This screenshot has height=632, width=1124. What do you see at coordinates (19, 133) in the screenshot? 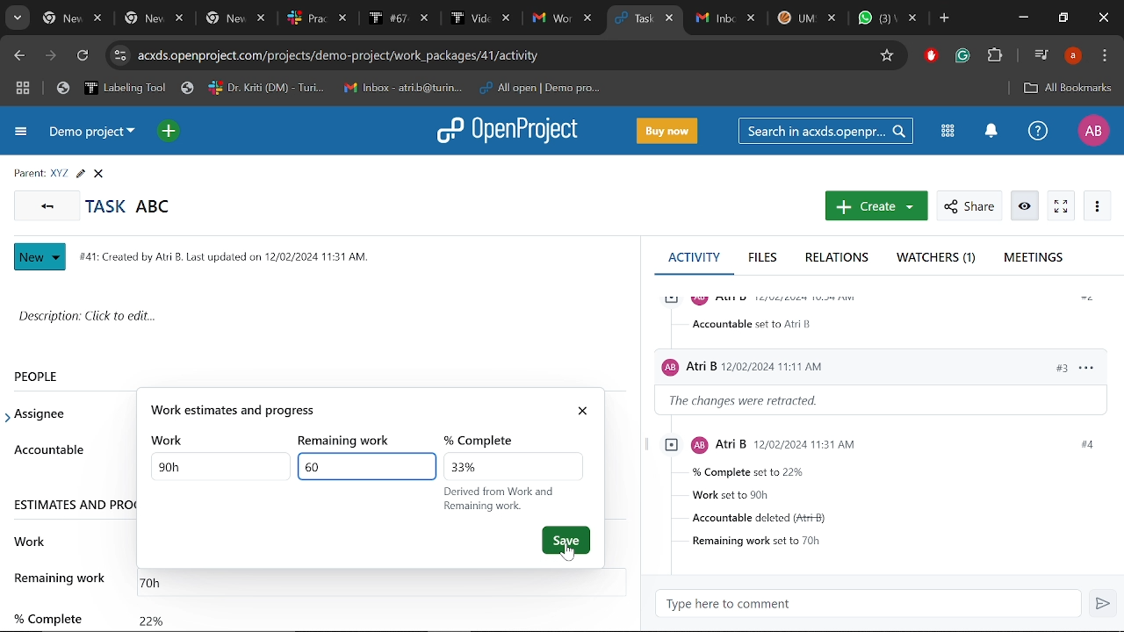
I see `Expand project menu` at bounding box center [19, 133].